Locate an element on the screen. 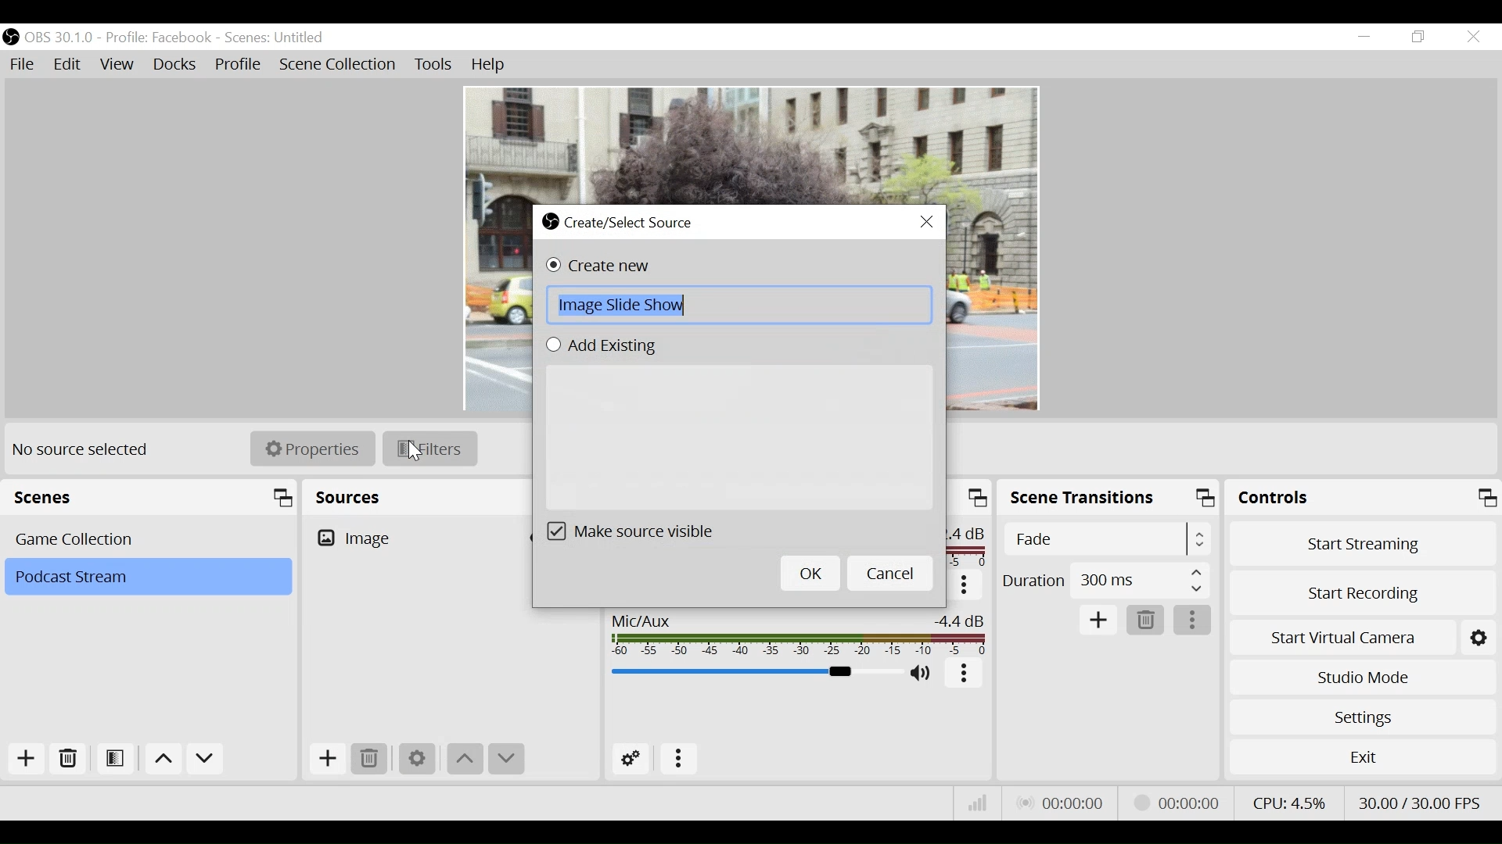 The image size is (1502, 844). OBS Version is located at coordinates (62, 38).